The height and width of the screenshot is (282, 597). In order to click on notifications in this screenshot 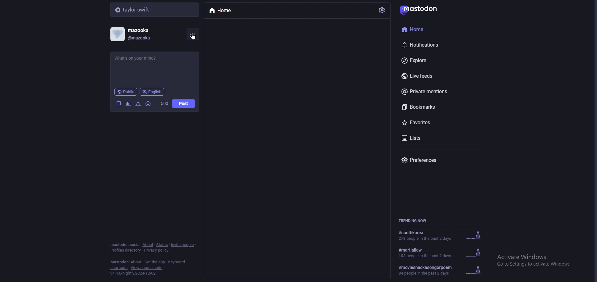, I will do `click(431, 45)`.